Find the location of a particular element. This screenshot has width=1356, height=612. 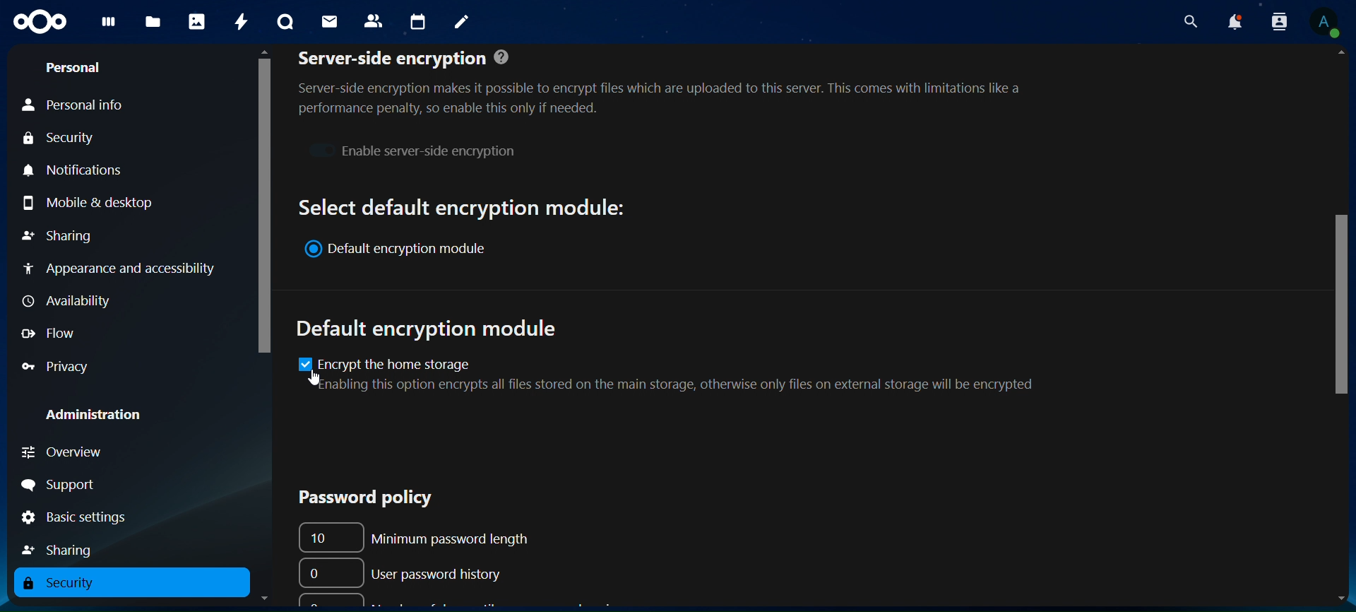

dashboard is located at coordinates (106, 25).